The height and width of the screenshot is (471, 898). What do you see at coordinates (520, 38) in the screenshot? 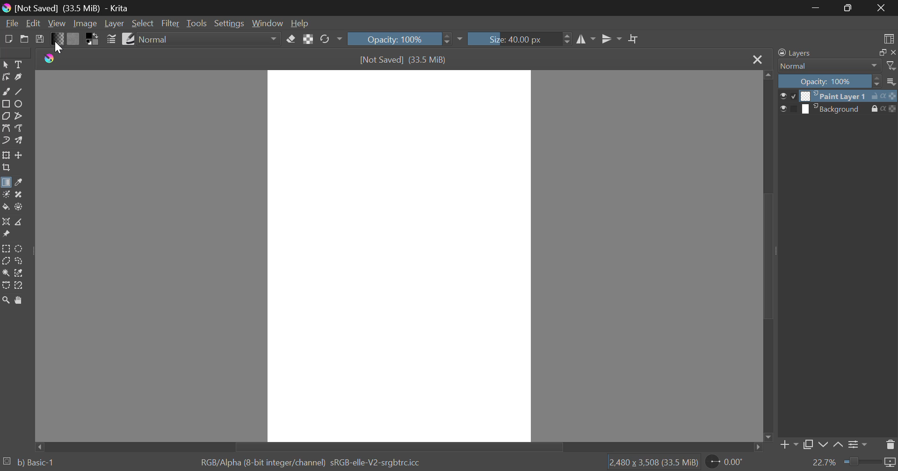
I see `Size: 40.00 px` at bounding box center [520, 38].